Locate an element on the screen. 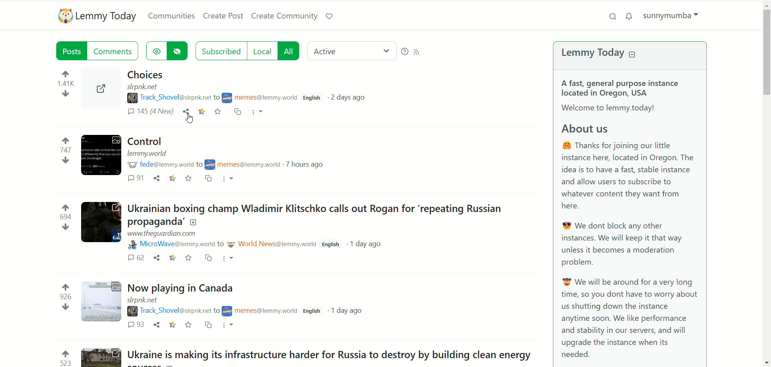 This screenshot has height=367, width=771. save is located at coordinates (219, 112).